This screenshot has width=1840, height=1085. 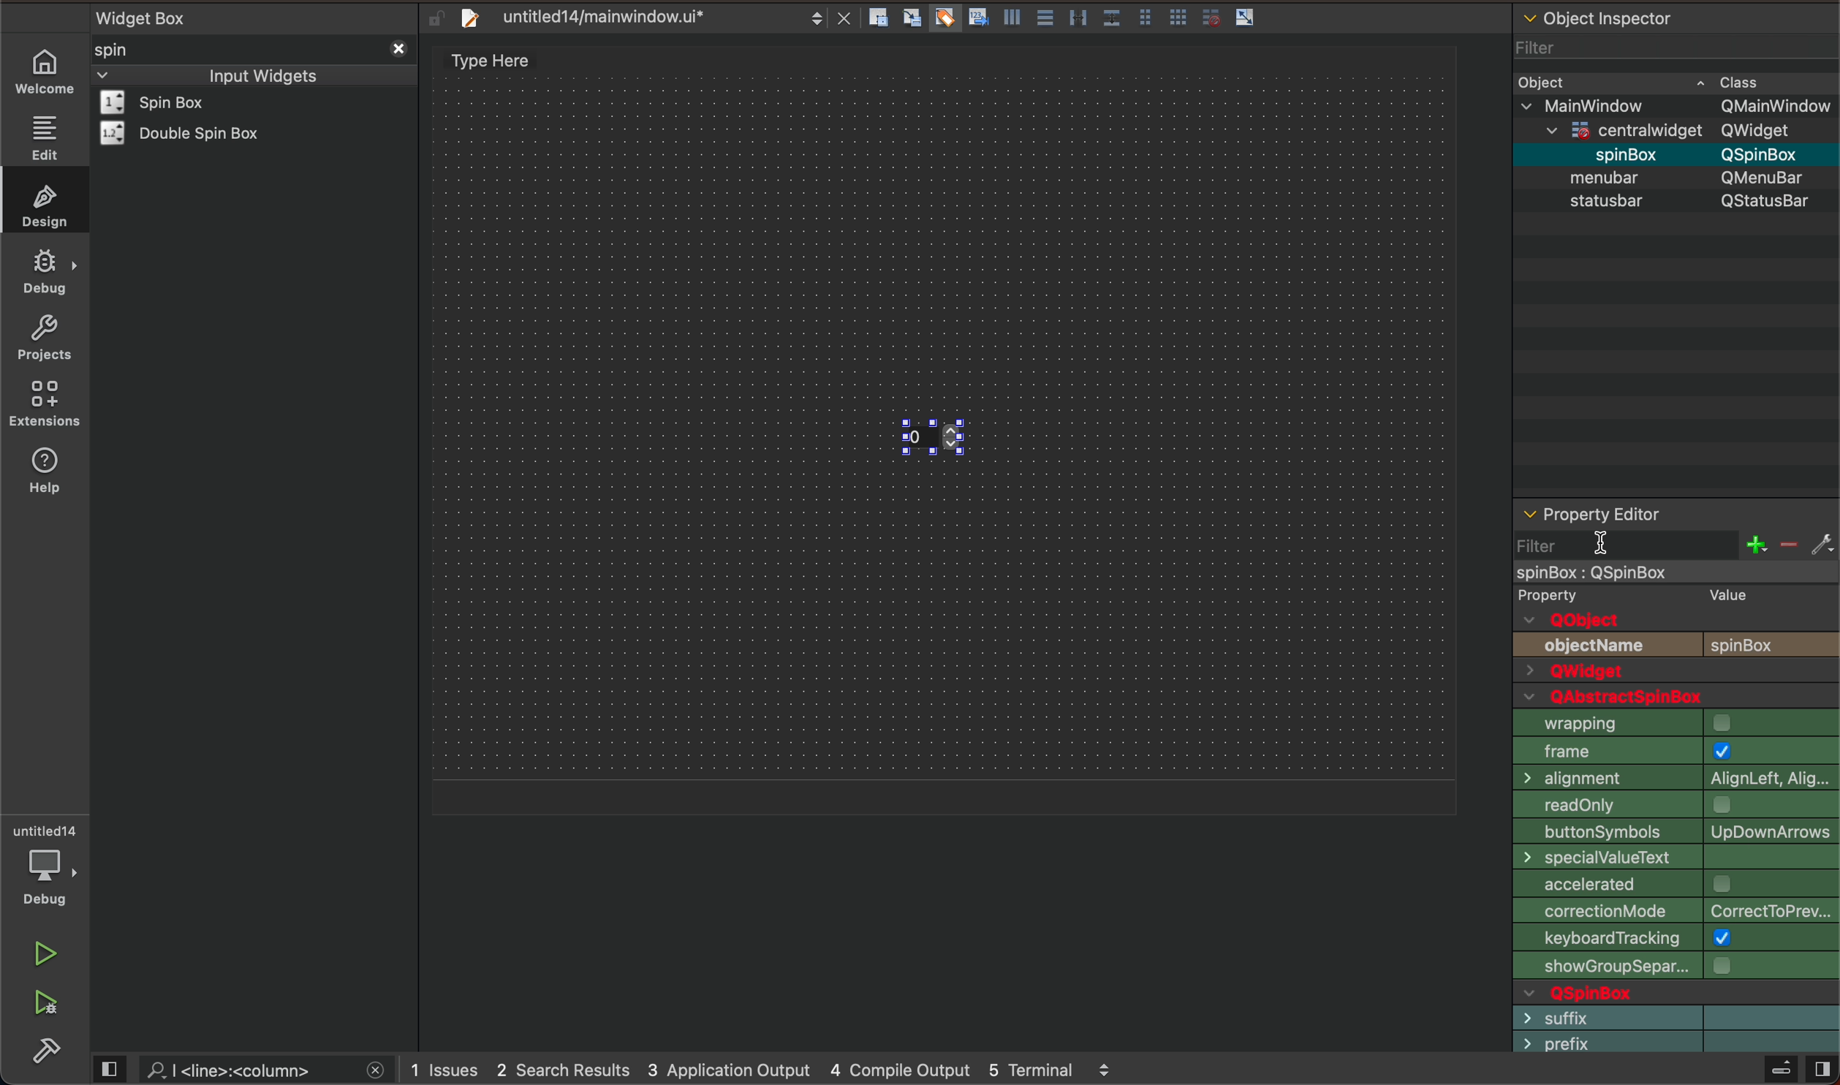 I want to click on widget box, so click(x=258, y=16).